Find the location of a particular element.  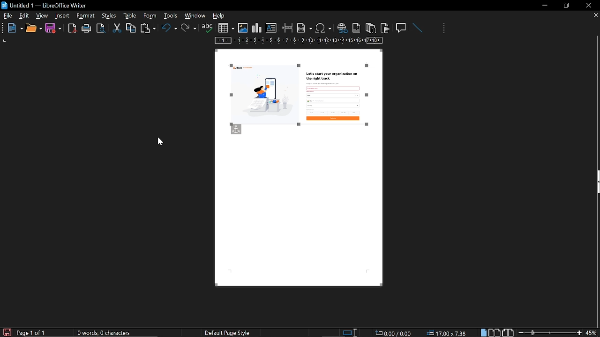

insert image is located at coordinates (243, 28).